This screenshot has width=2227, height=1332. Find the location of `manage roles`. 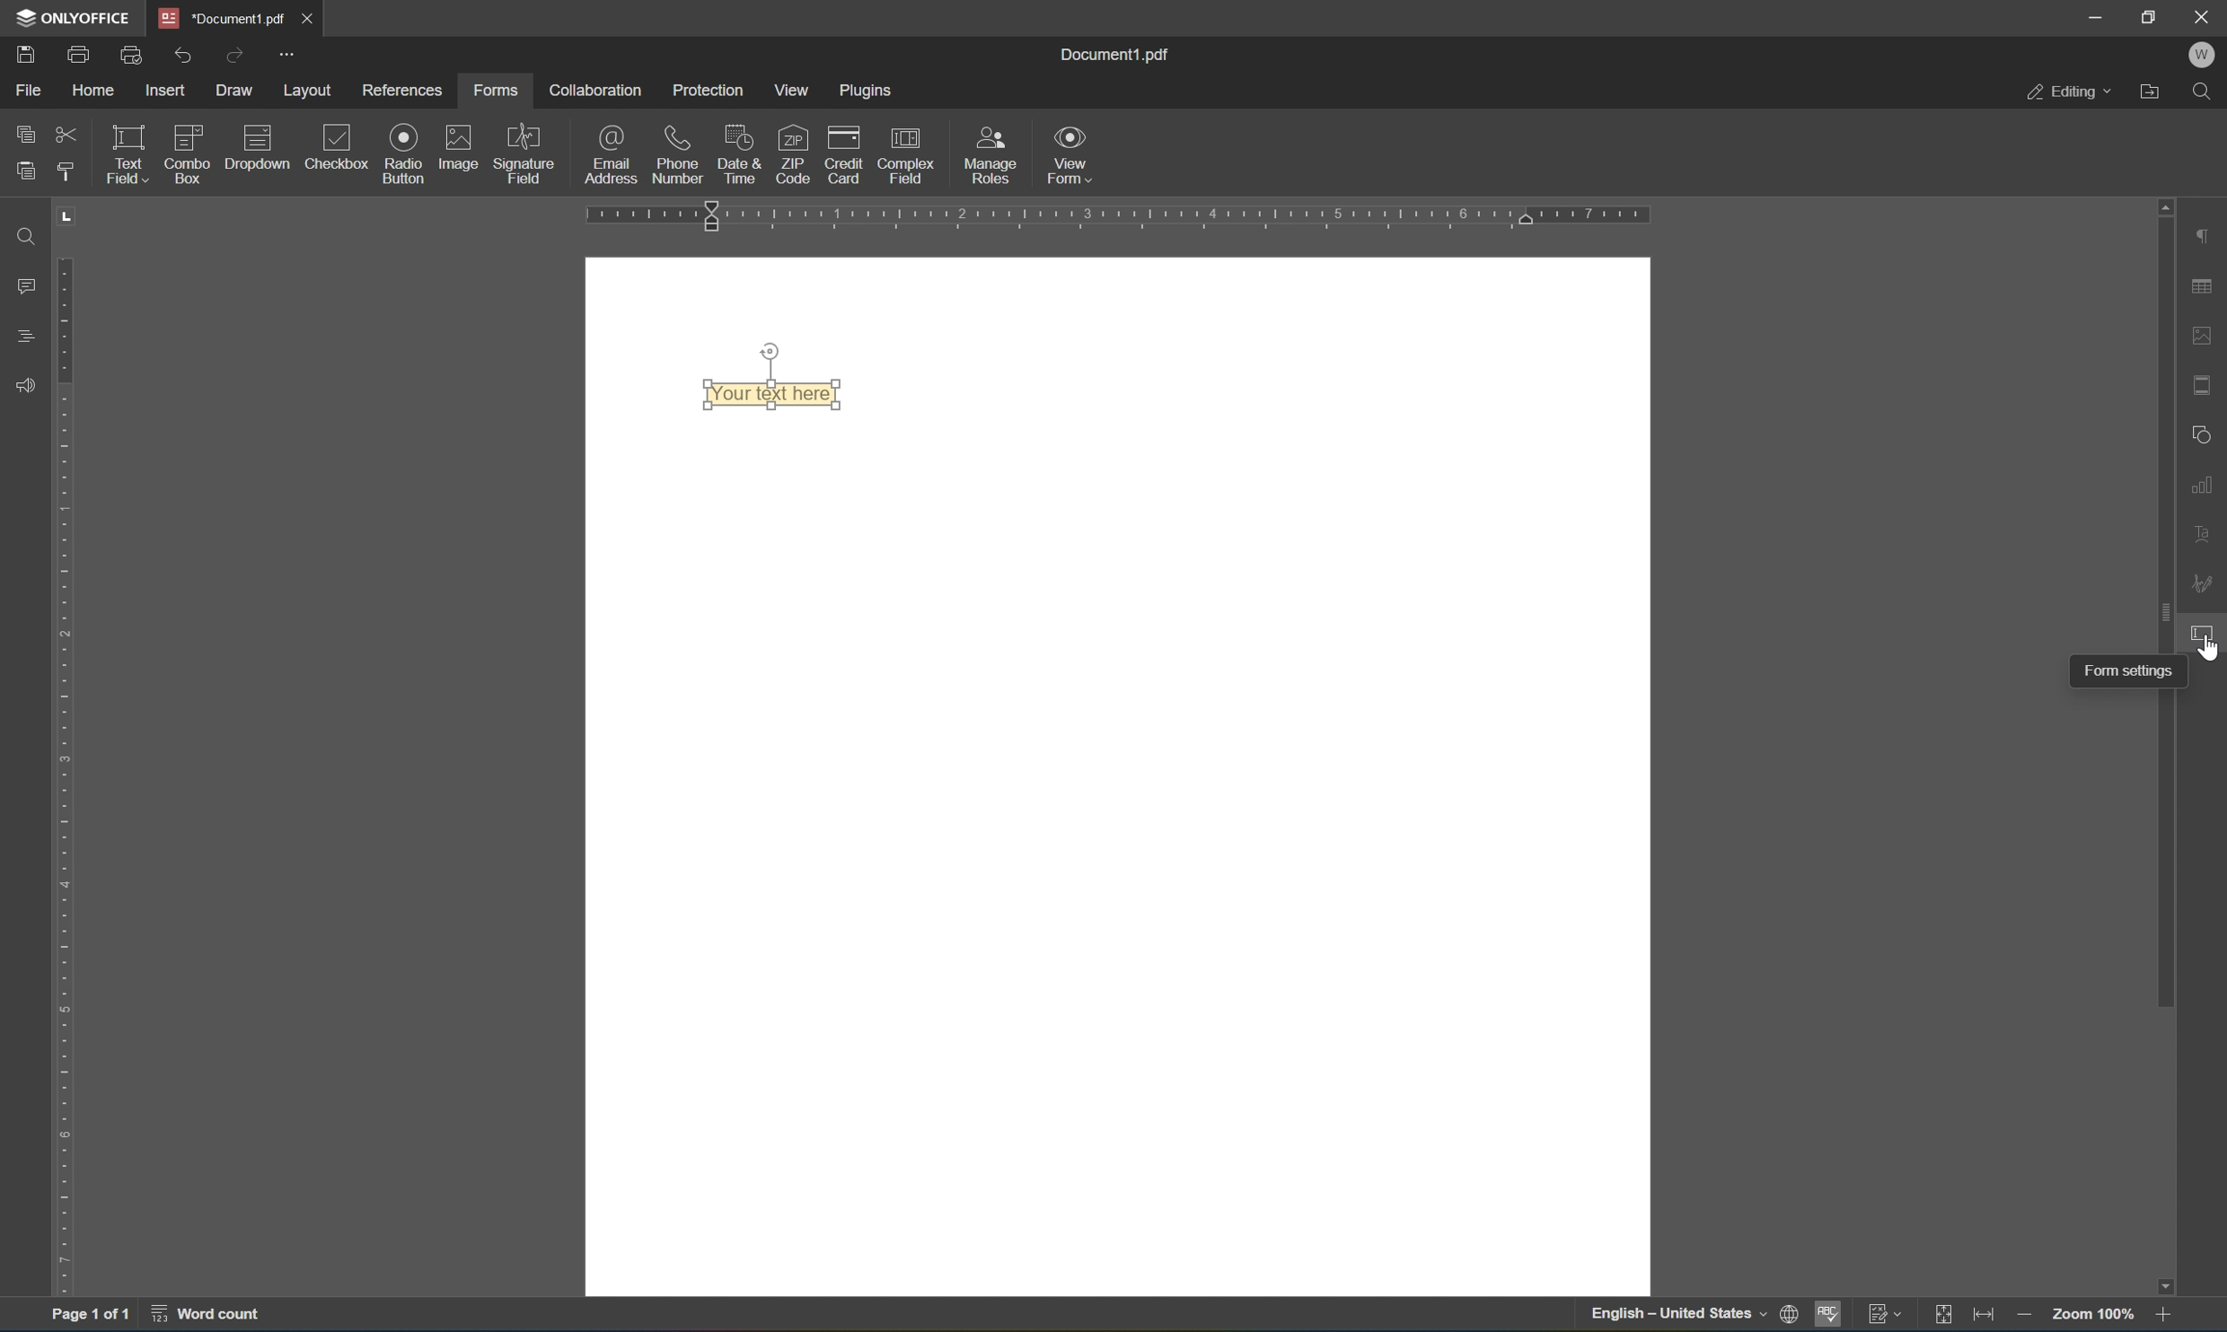

manage roles is located at coordinates (997, 156).